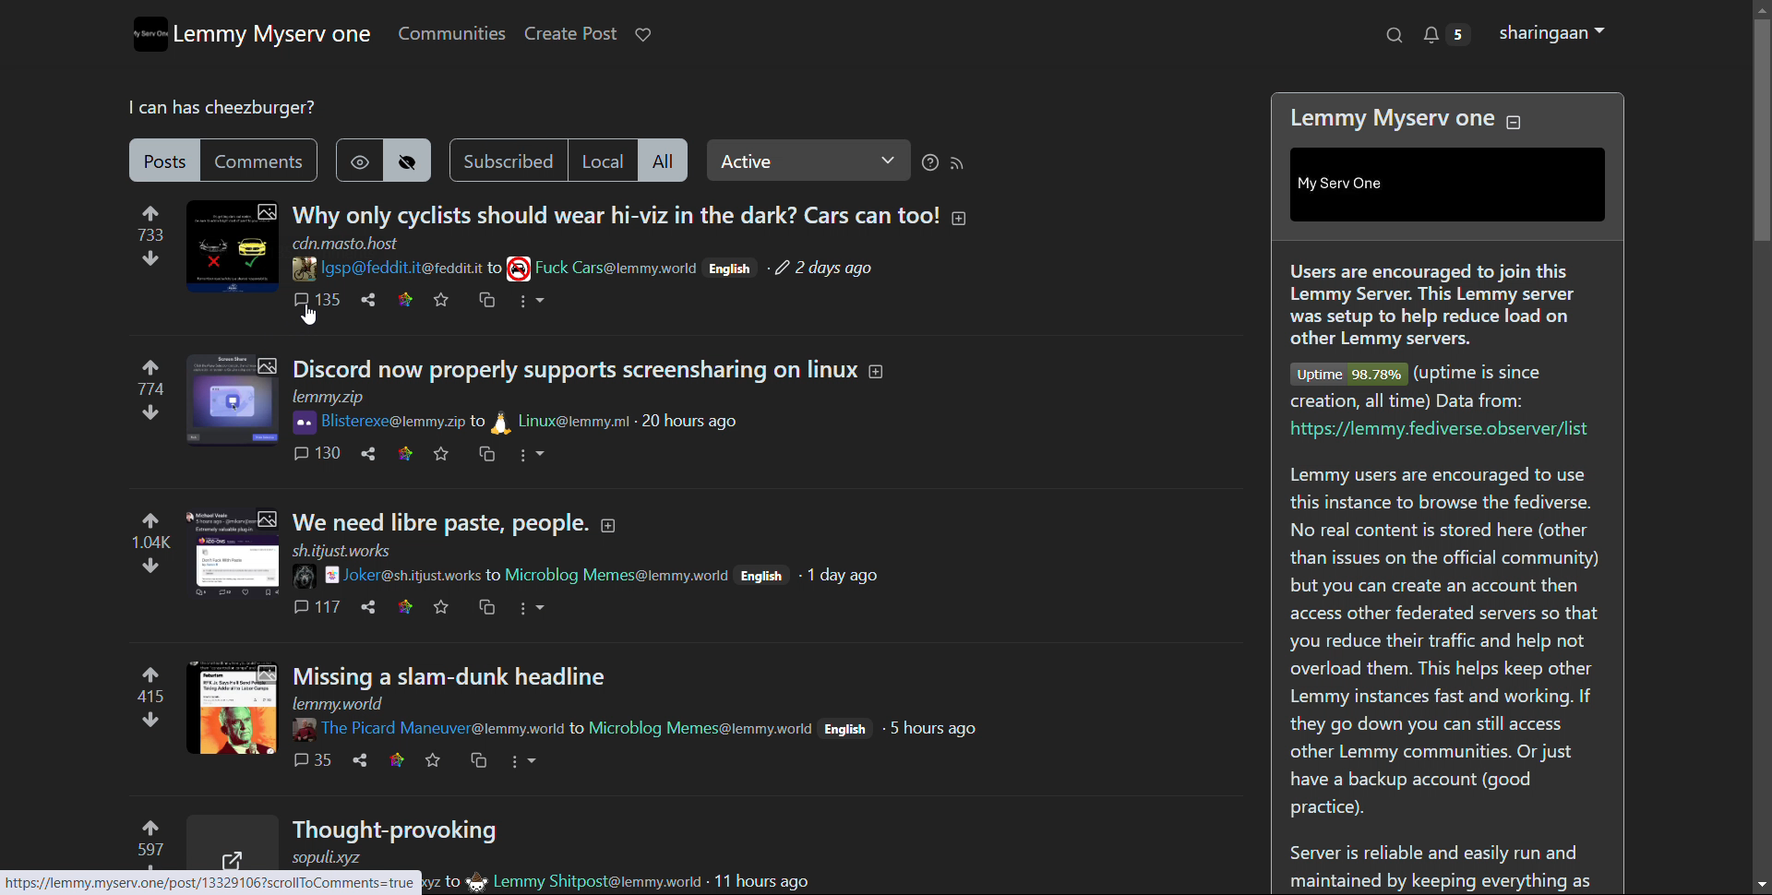 This screenshot has width=1772, height=895. What do you see at coordinates (824, 268) in the screenshot?
I see `time of posting` at bounding box center [824, 268].